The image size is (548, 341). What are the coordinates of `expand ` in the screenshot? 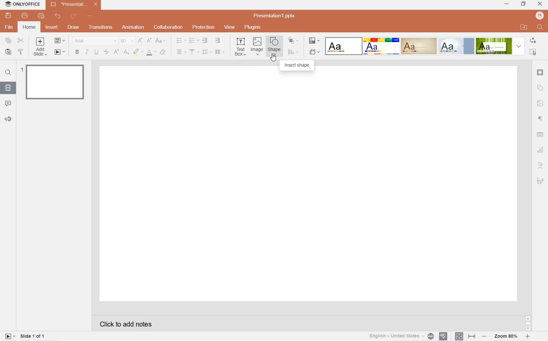 It's located at (519, 46).